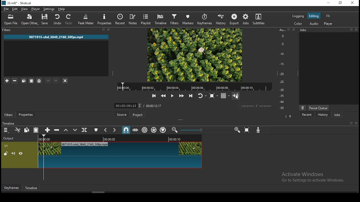 This screenshot has width=360, height=202. Describe the element at coordinates (163, 130) in the screenshot. I see `ripple markers` at that location.